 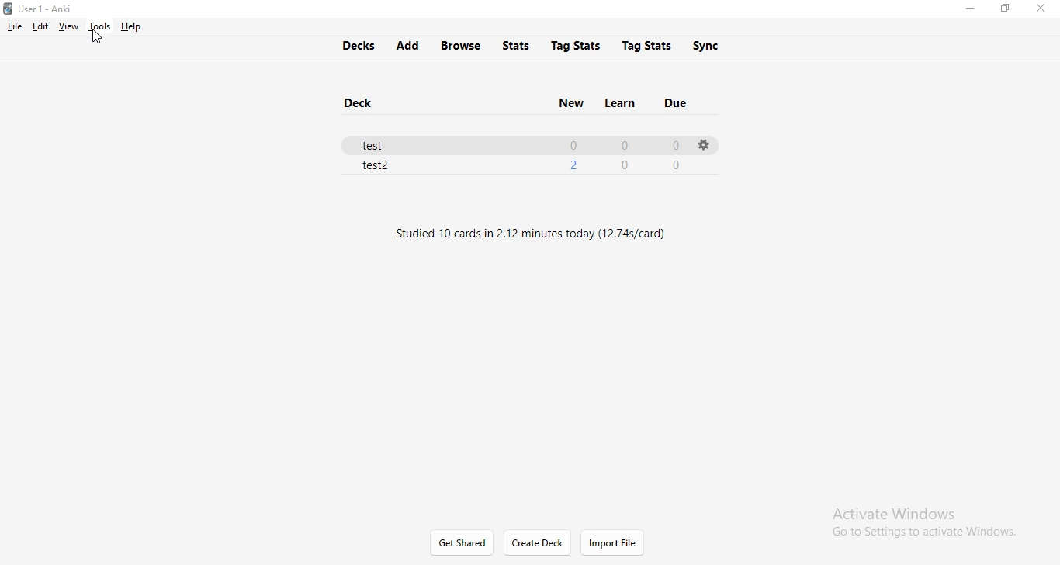 I want to click on text1, so click(x=530, y=244).